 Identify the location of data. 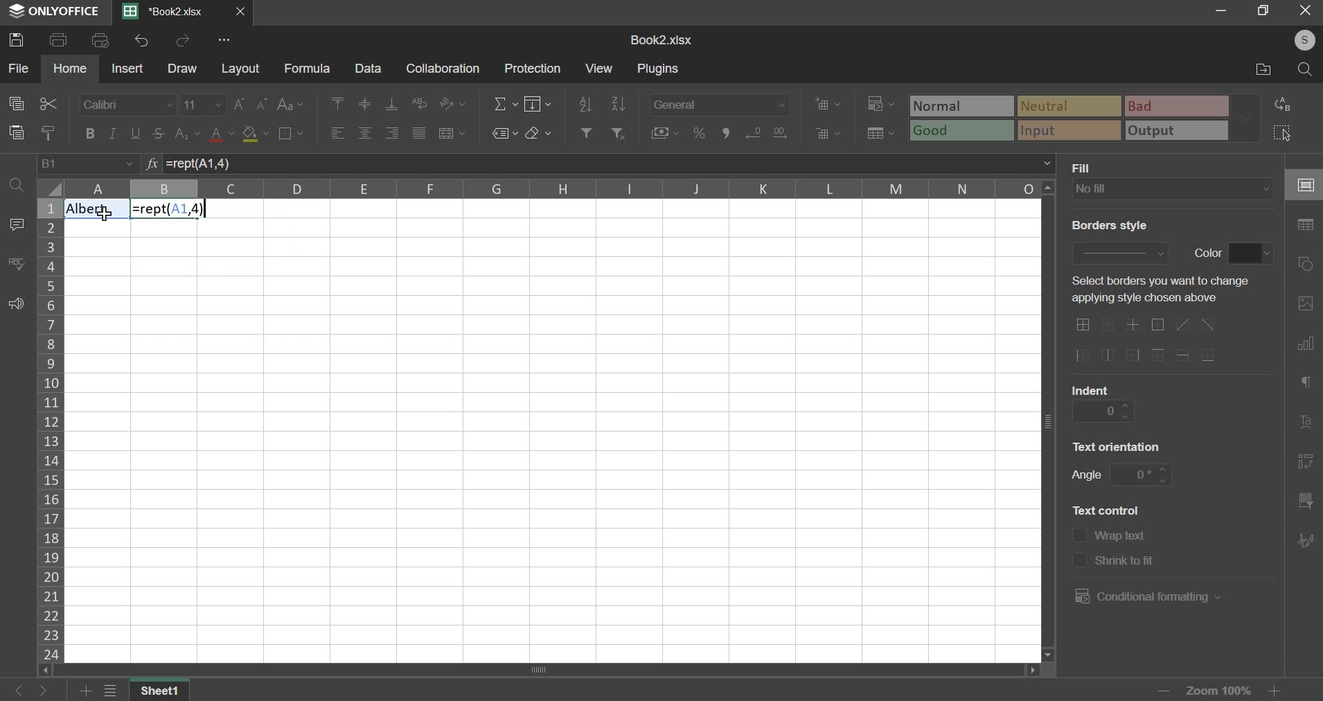
(371, 69).